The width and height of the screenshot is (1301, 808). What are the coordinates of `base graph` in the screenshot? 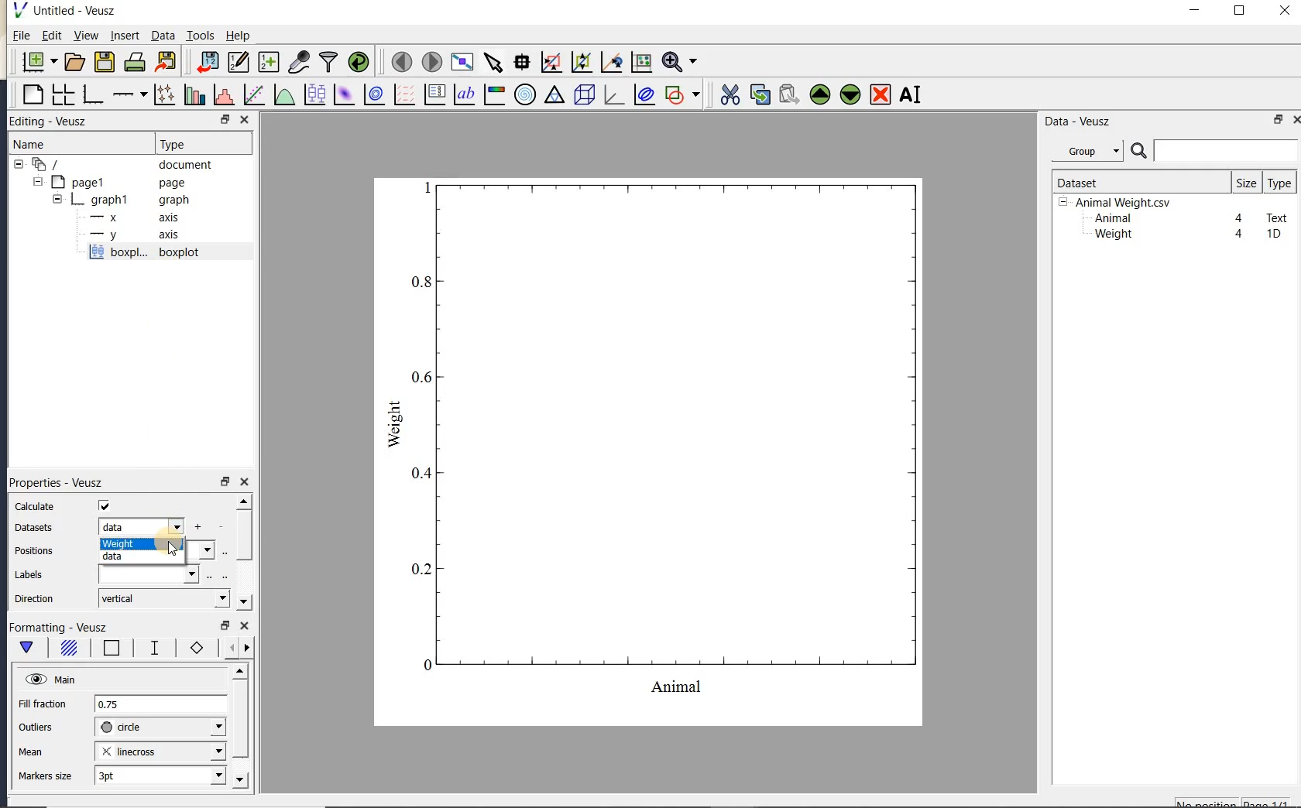 It's located at (91, 94).